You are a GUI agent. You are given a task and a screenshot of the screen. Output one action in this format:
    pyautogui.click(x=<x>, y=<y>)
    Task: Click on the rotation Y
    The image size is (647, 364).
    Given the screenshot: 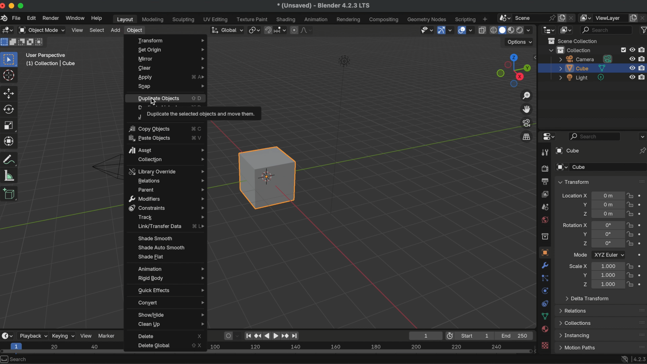 What is the action you would take?
    pyautogui.click(x=584, y=234)
    